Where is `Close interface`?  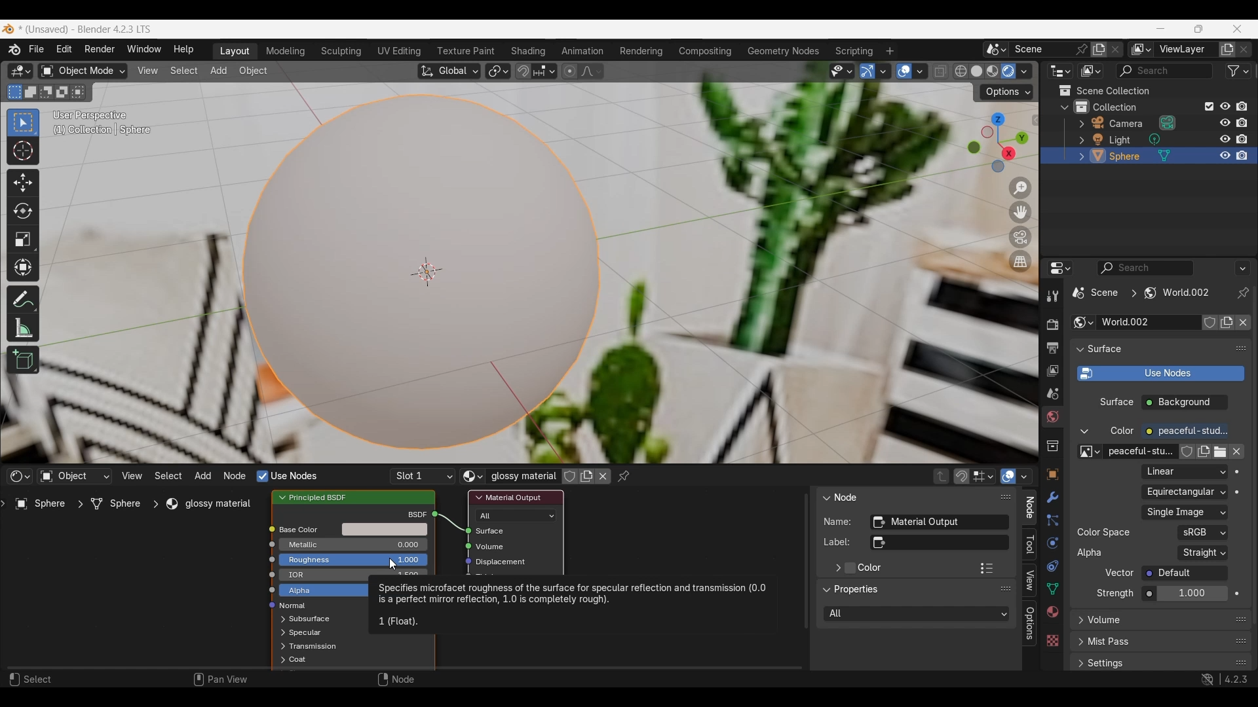 Close interface is located at coordinates (1237, 29).